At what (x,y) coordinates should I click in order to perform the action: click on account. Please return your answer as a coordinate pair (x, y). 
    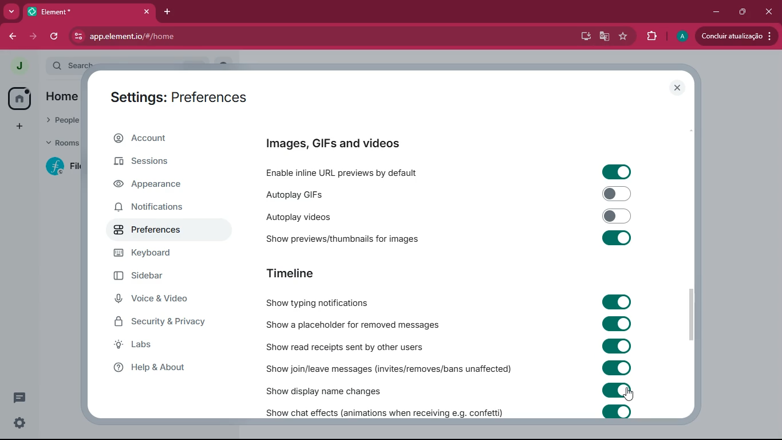
    Looking at the image, I should click on (163, 139).